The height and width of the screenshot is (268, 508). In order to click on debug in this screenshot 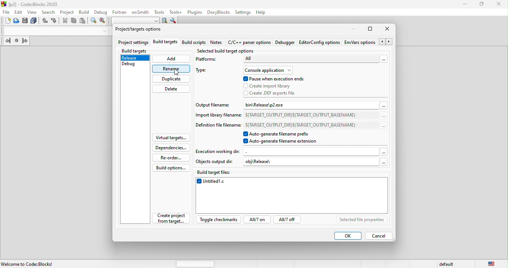, I will do `click(100, 12)`.